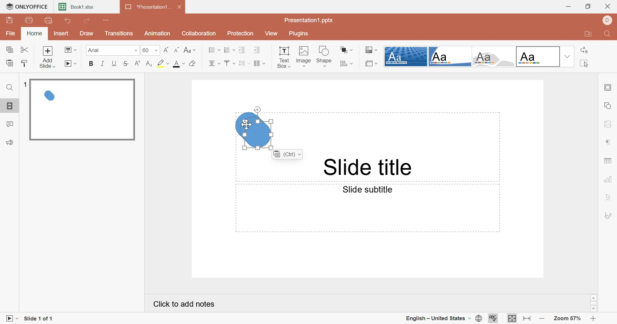 This screenshot has width=617, height=324. Describe the element at coordinates (139, 63) in the screenshot. I see `Superscript` at that location.